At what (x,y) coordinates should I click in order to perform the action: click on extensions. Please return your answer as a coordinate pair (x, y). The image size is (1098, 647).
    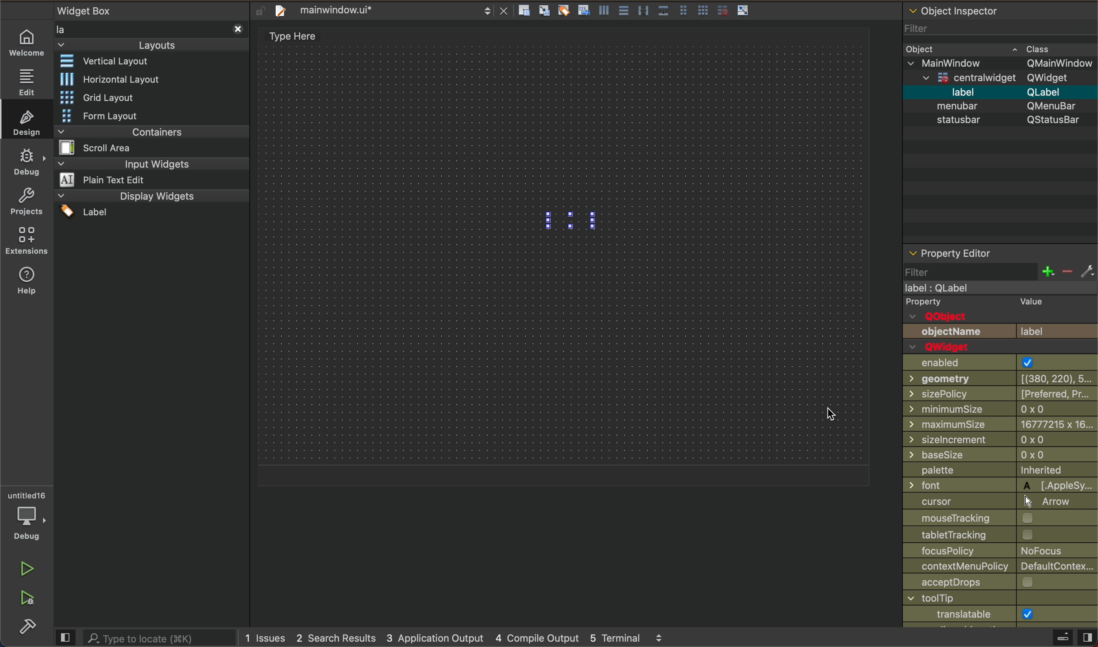
    Looking at the image, I should click on (27, 243).